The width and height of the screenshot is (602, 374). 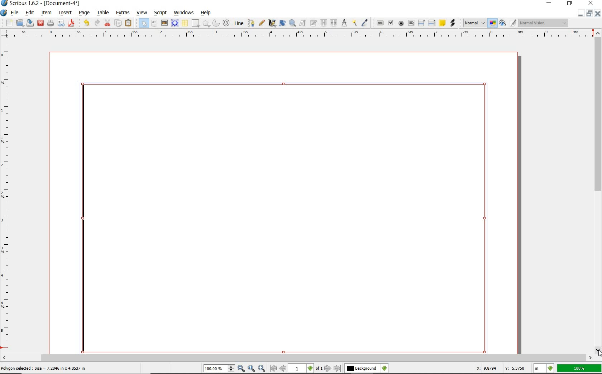 I want to click on minimize, so click(x=549, y=3).